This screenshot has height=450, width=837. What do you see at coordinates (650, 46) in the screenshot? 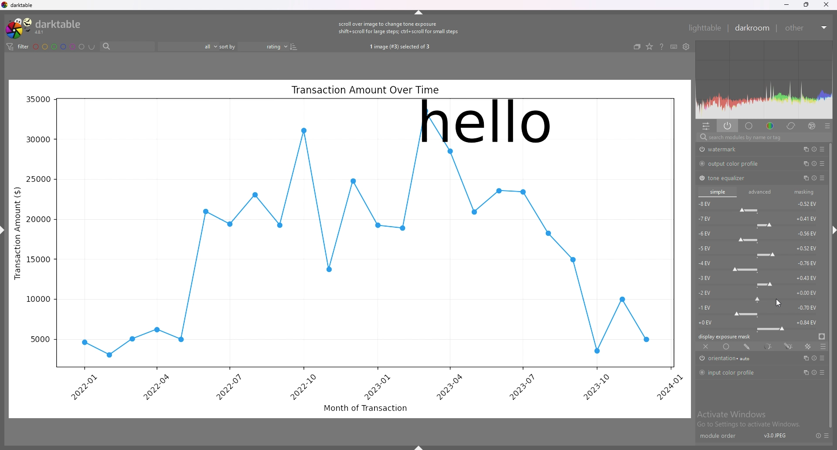
I see `change type of overlays` at bounding box center [650, 46].